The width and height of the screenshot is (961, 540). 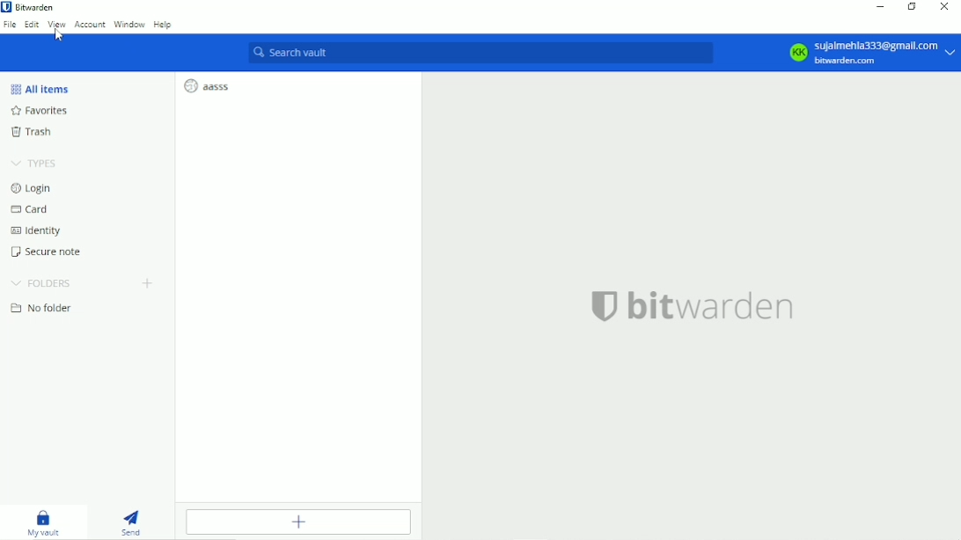 What do you see at coordinates (165, 26) in the screenshot?
I see `Help` at bounding box center [165, 26].